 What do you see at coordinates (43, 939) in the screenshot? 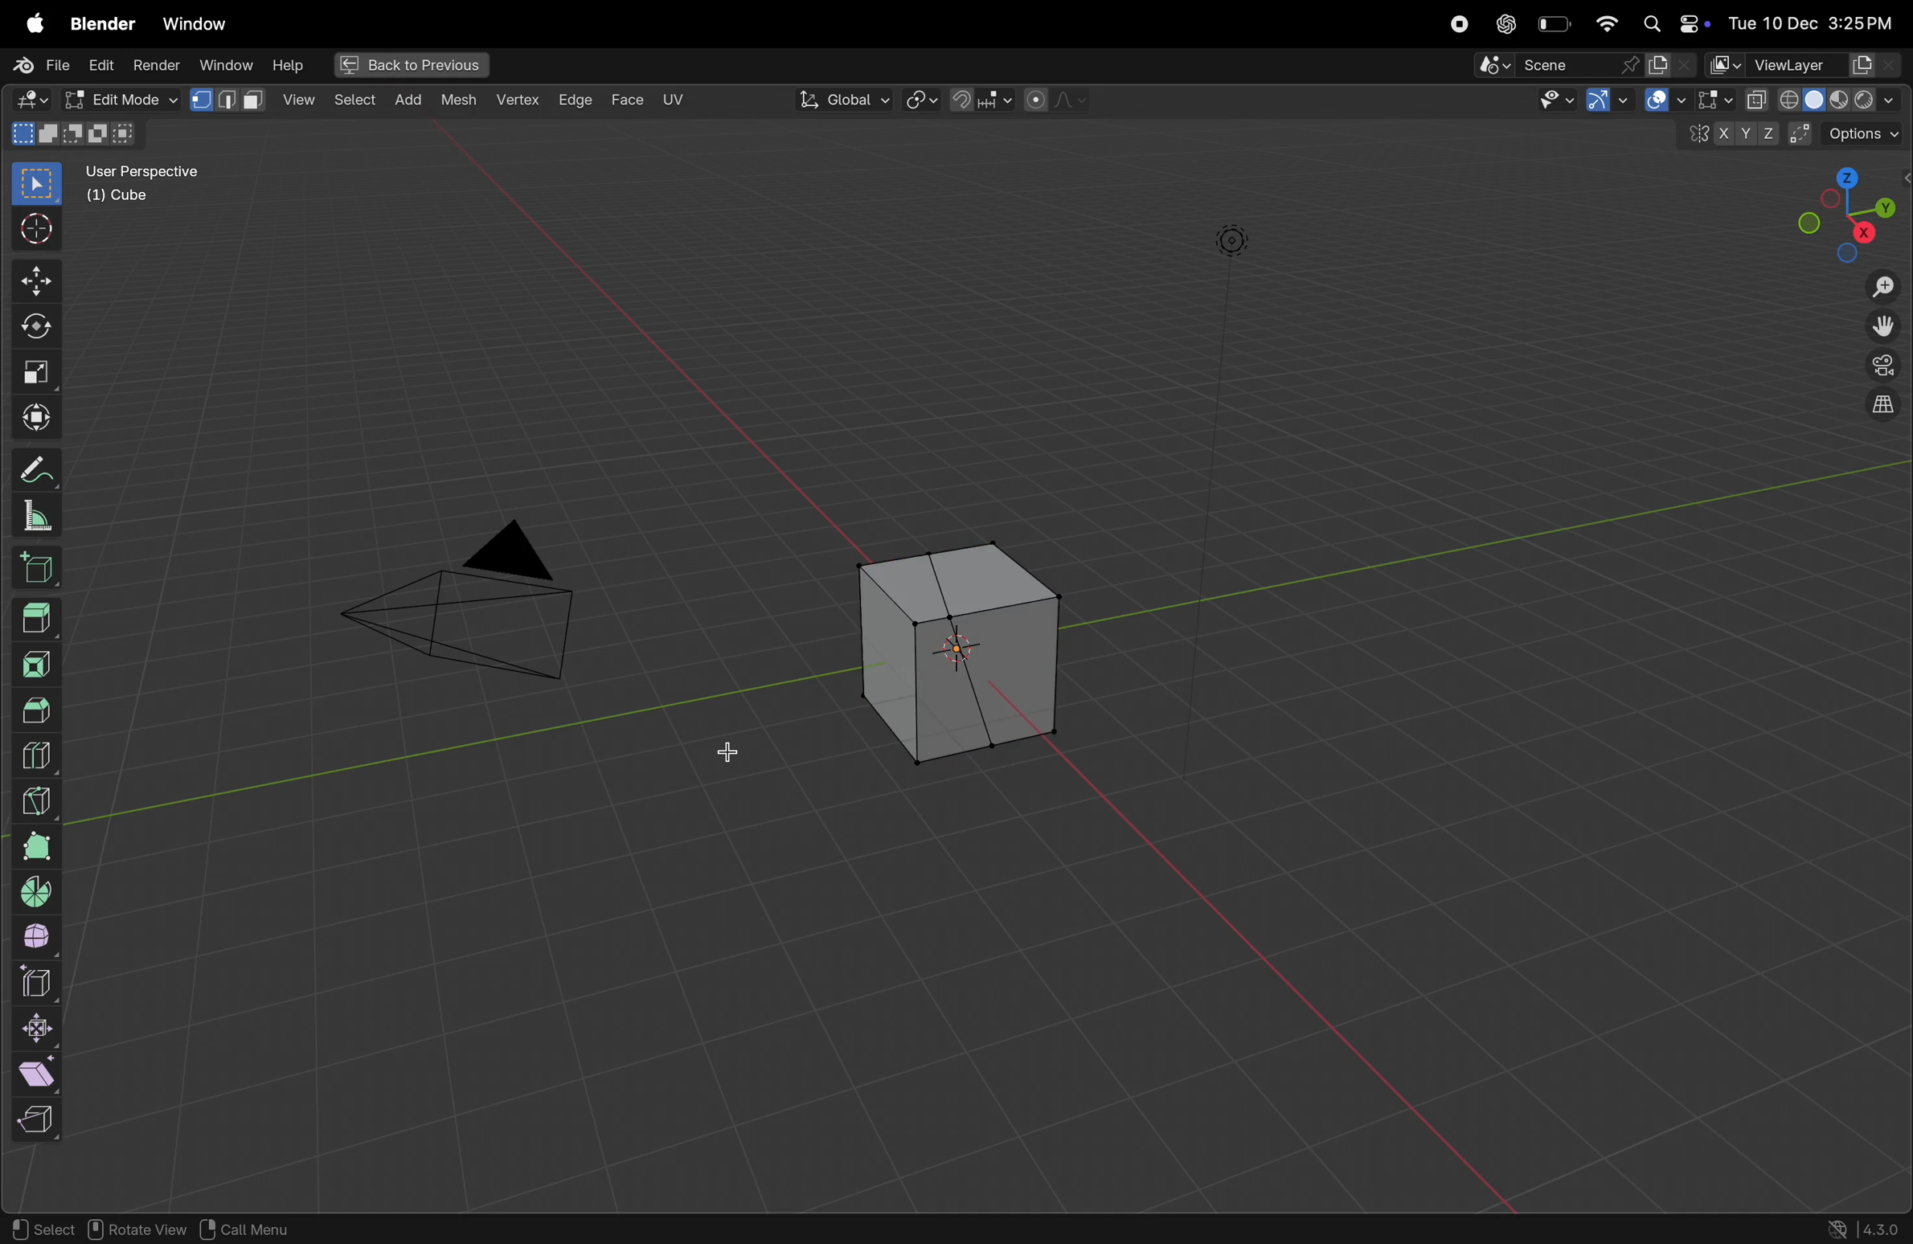
I see `smooth edge` at bounding box center [43, 939].